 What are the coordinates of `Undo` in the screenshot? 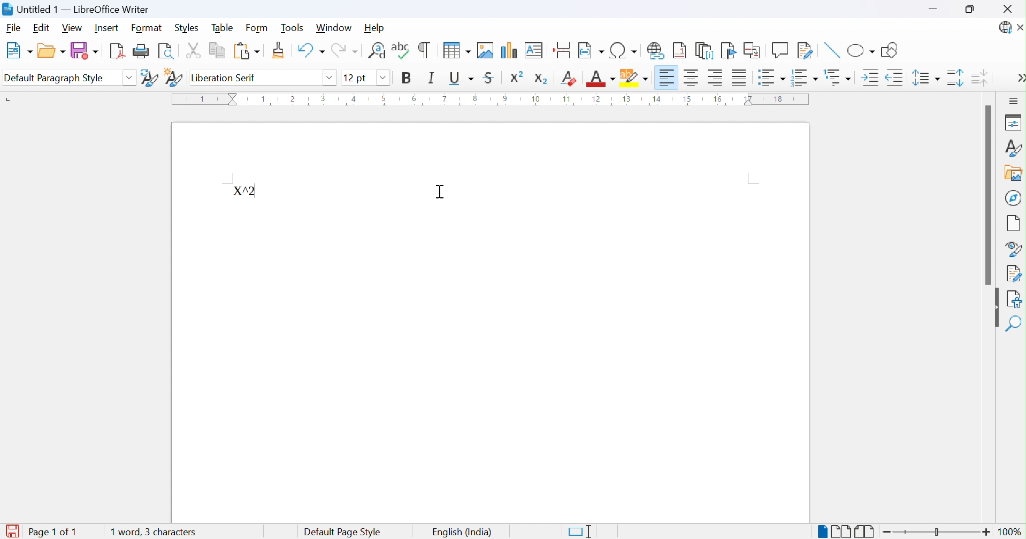 It's located at (310, 50).